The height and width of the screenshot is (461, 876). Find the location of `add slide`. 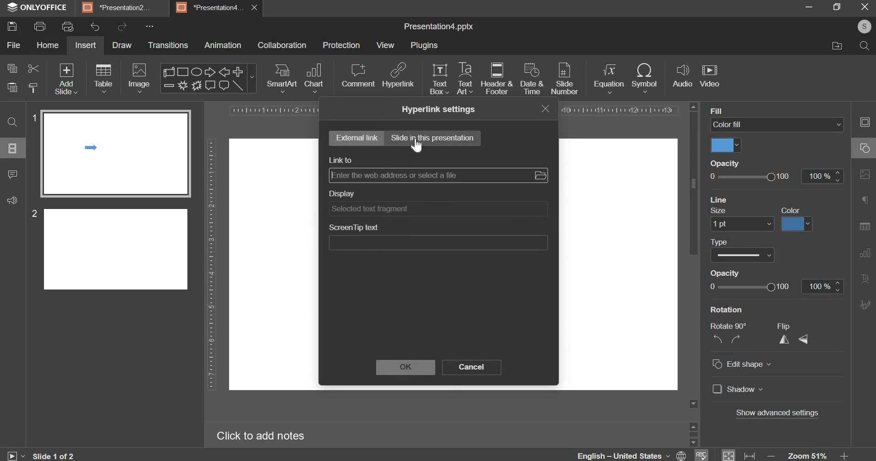

add slide is located at coordinates (66, 79).